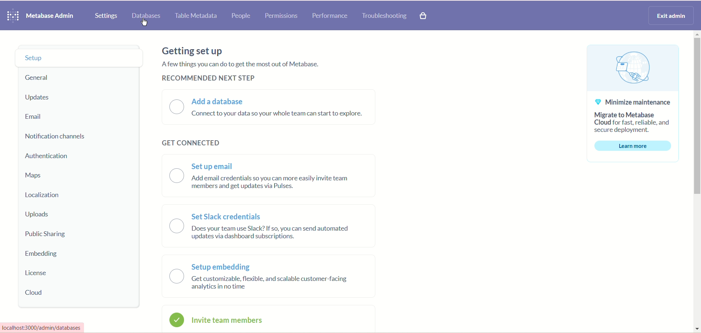 The width and height of the screenshot is (701, 333). Describe the element at coordinates (174, 247) in the screenshot. I see `toggle button` at that location.